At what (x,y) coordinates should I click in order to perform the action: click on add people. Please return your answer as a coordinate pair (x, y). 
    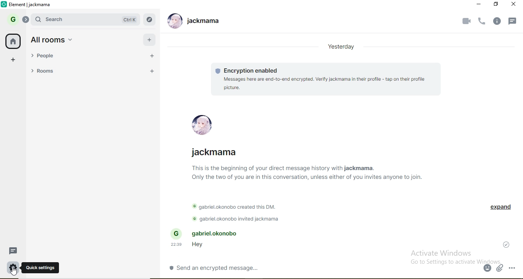
    Looking at the image, I should click on (152, 57).